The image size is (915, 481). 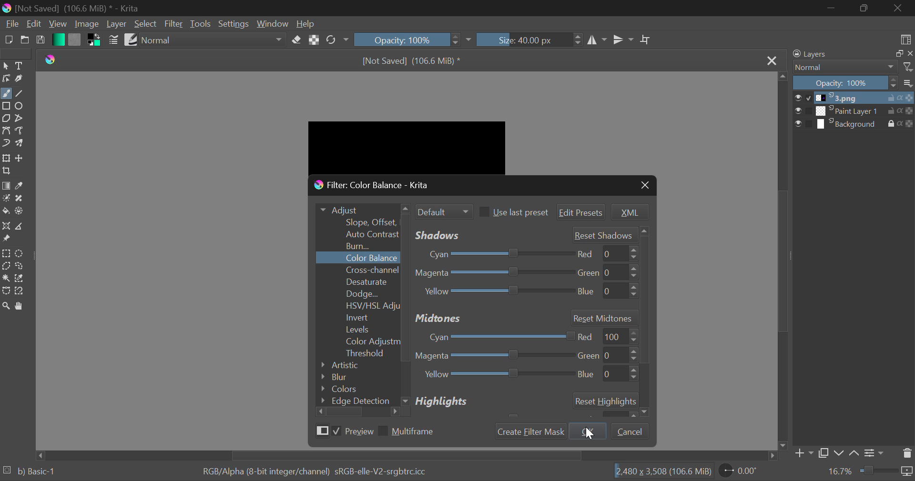 I want to click on Transform Layer, so click(x=6, y=159).